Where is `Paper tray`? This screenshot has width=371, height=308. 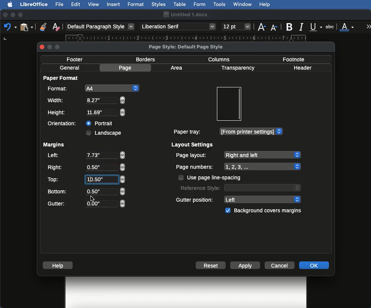 Paper tray is located at coordinates (228, 132).